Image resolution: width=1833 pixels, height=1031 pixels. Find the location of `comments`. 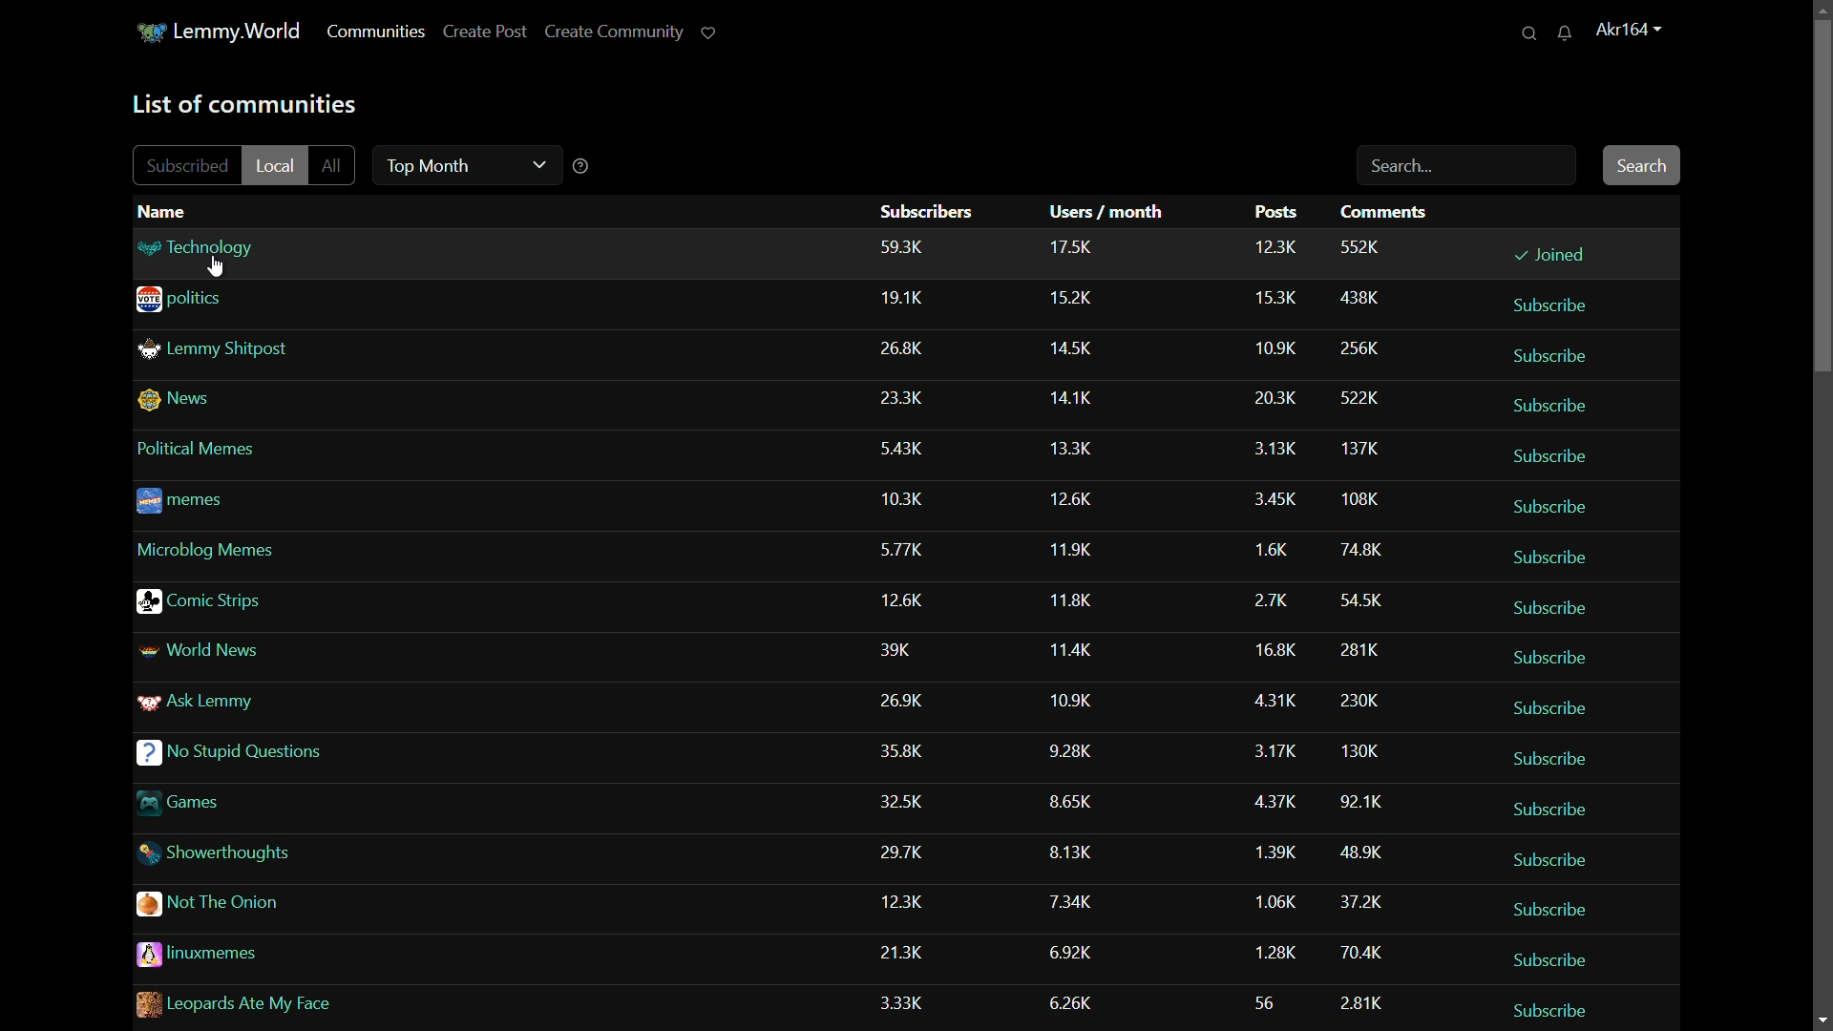

comments is located at coordinates (1370, 629).